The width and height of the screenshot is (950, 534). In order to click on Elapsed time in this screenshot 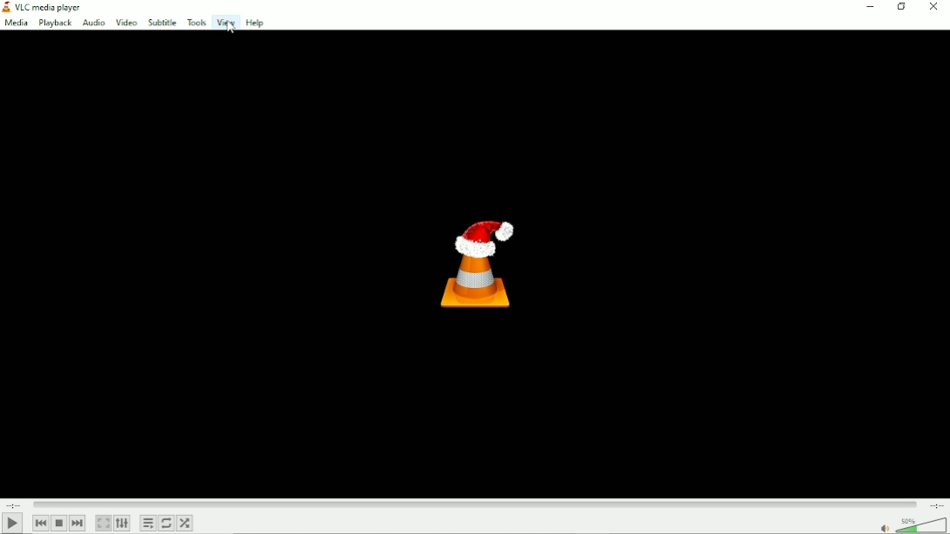, I will do `click(13, 504)`.